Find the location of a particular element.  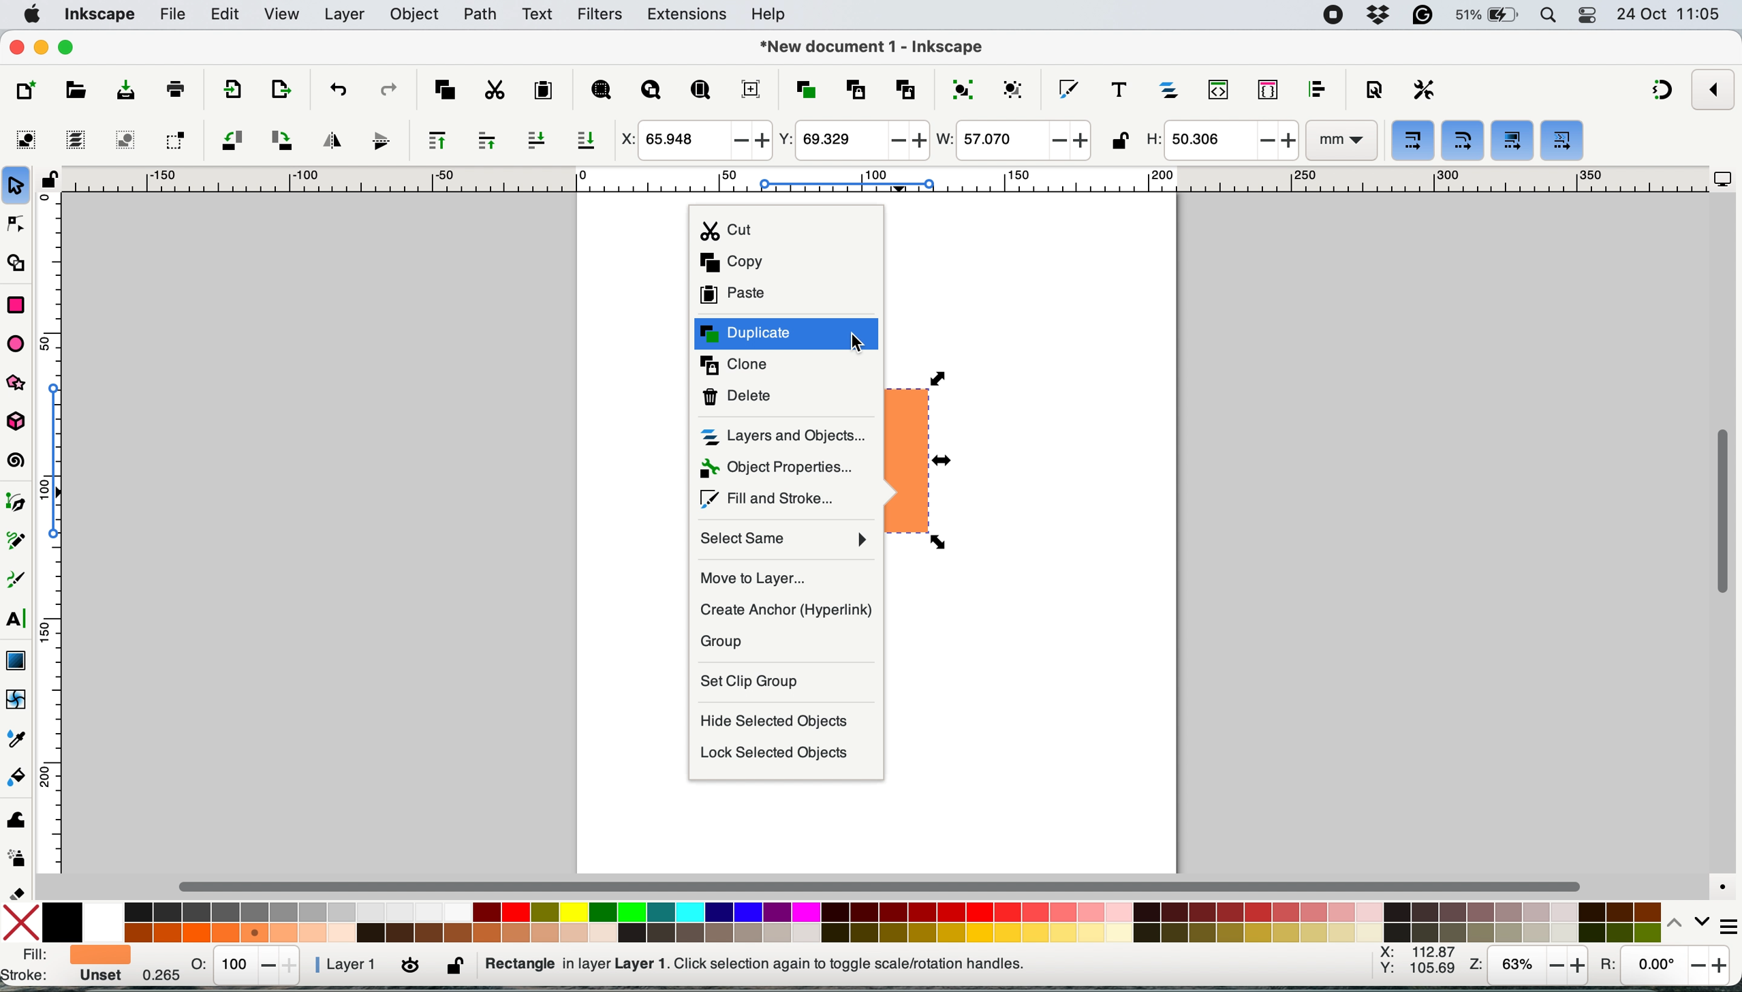

object rotate 90 ccw is located at coordinates (230, 142).